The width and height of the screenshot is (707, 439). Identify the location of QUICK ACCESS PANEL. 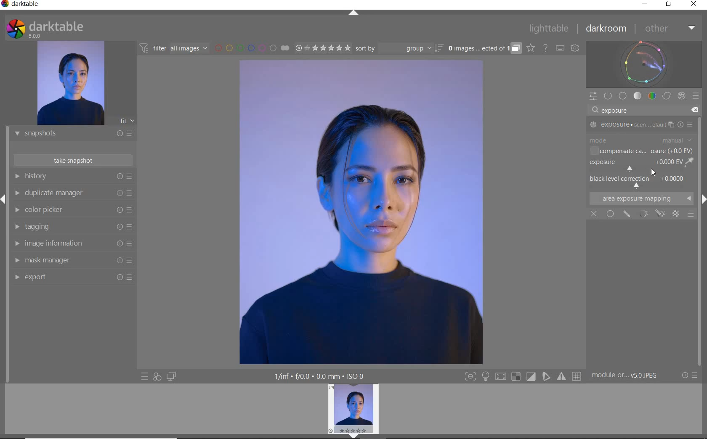
(593, 97).